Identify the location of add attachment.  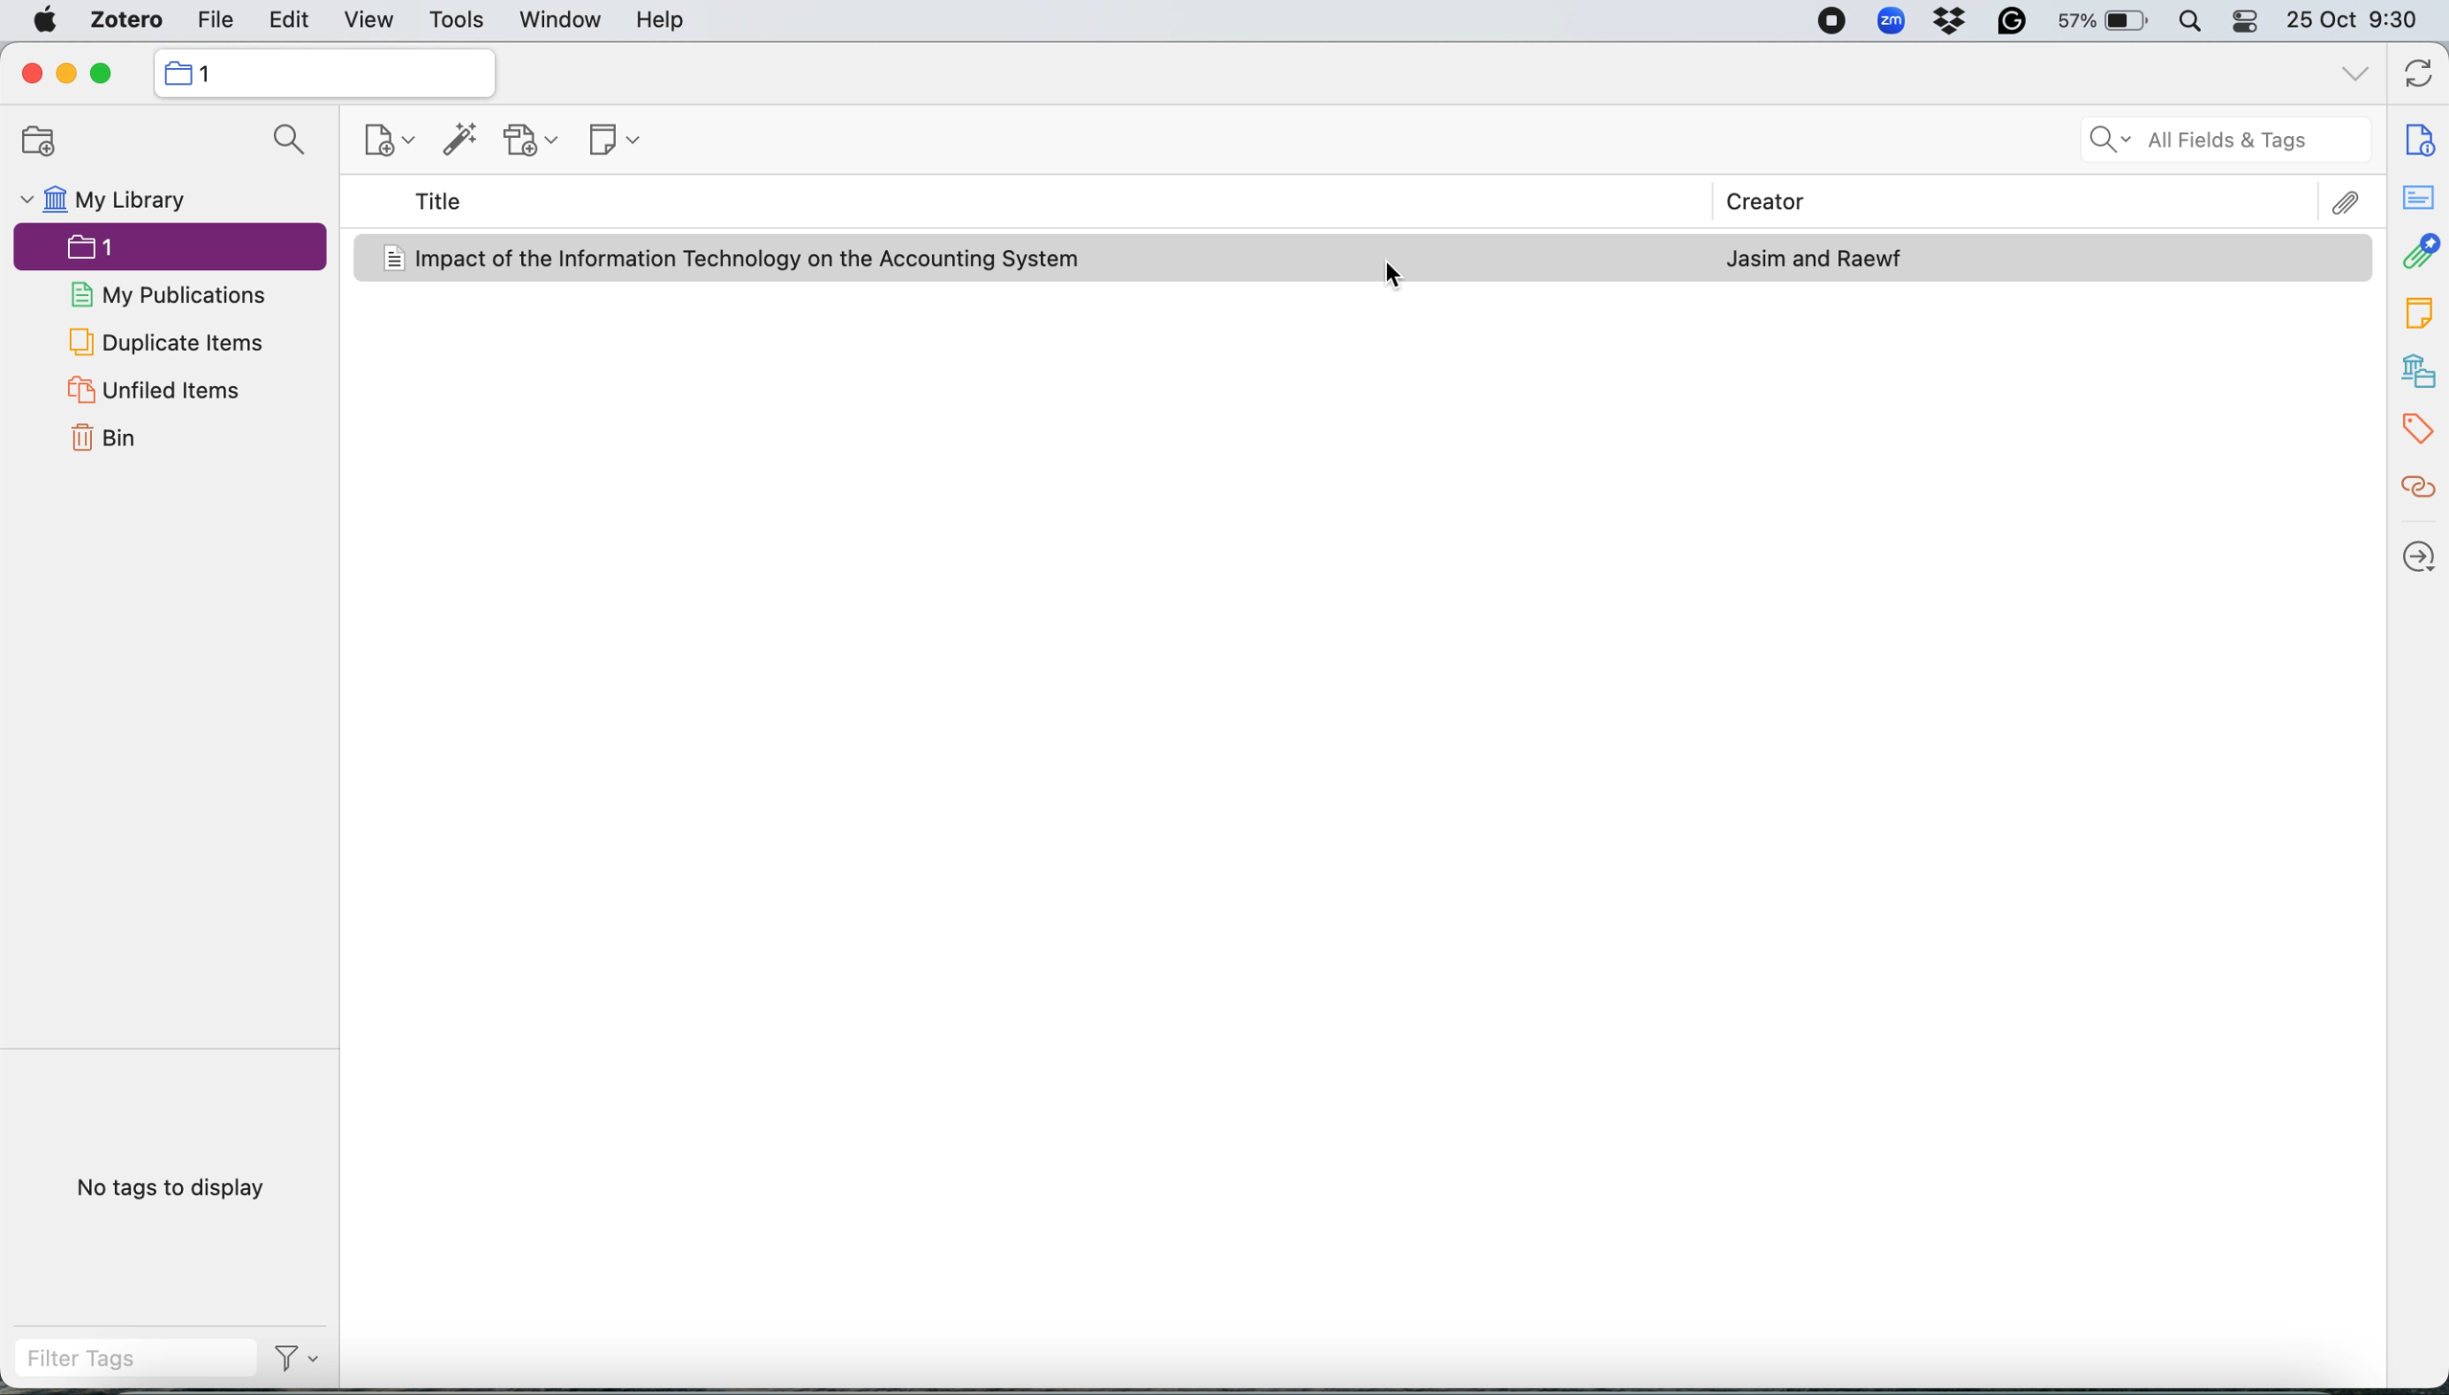
(533, 142).